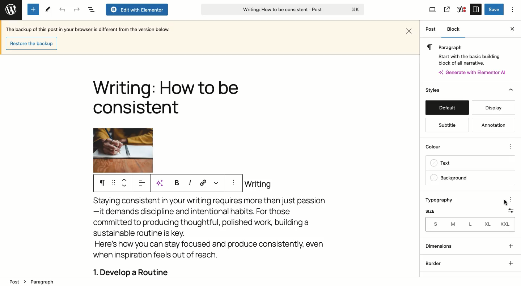 Image resolution: width=521 pixels, height=286 pixels. Describe the element at coordinates (447, 108) in the screenshot. I see `Default` at that location.